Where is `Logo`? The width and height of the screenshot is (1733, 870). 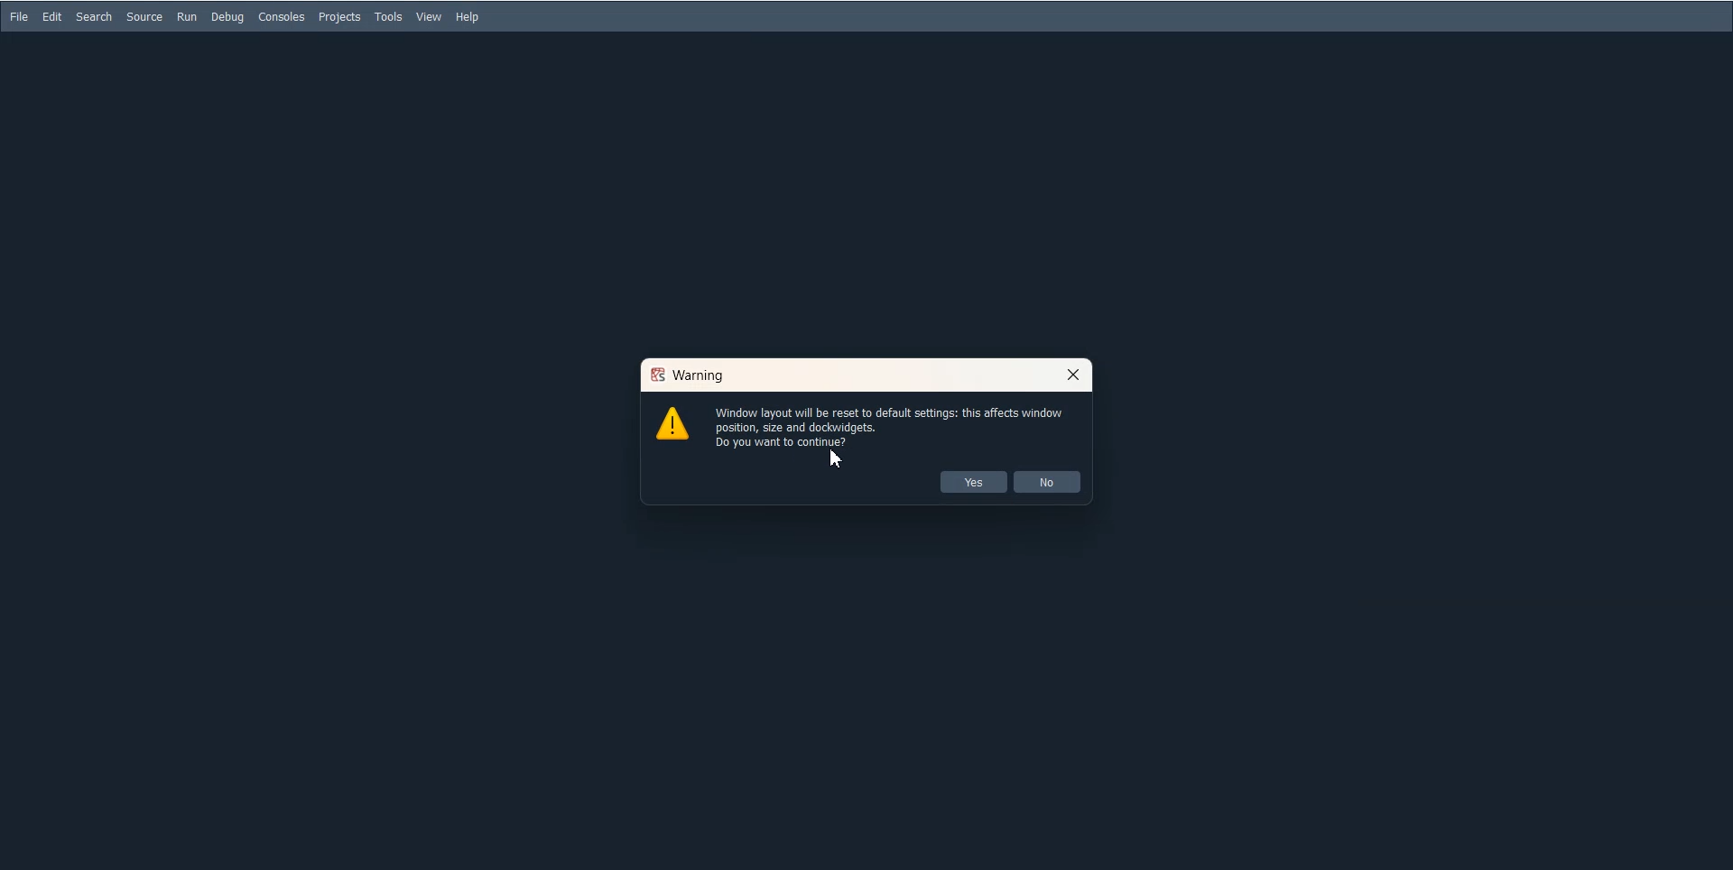
Logo is located at coordinates (672, 422).